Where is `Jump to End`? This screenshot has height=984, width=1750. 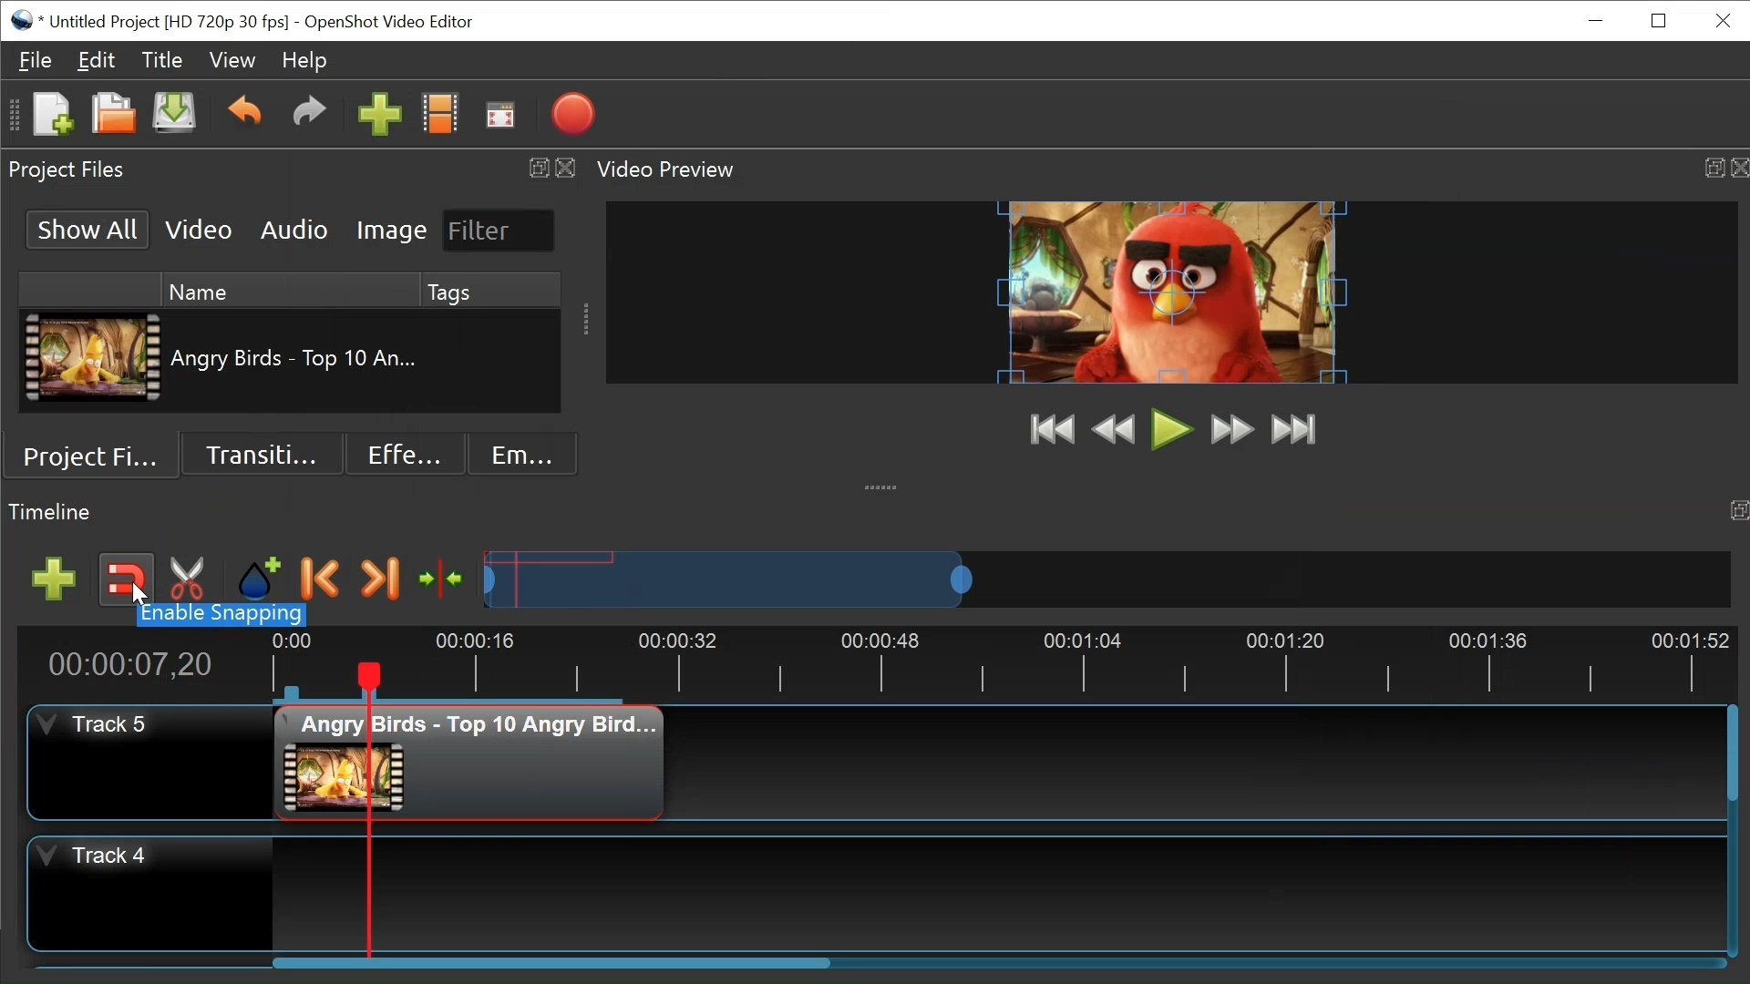
Jump to End is located at coordinates (1295, 428).